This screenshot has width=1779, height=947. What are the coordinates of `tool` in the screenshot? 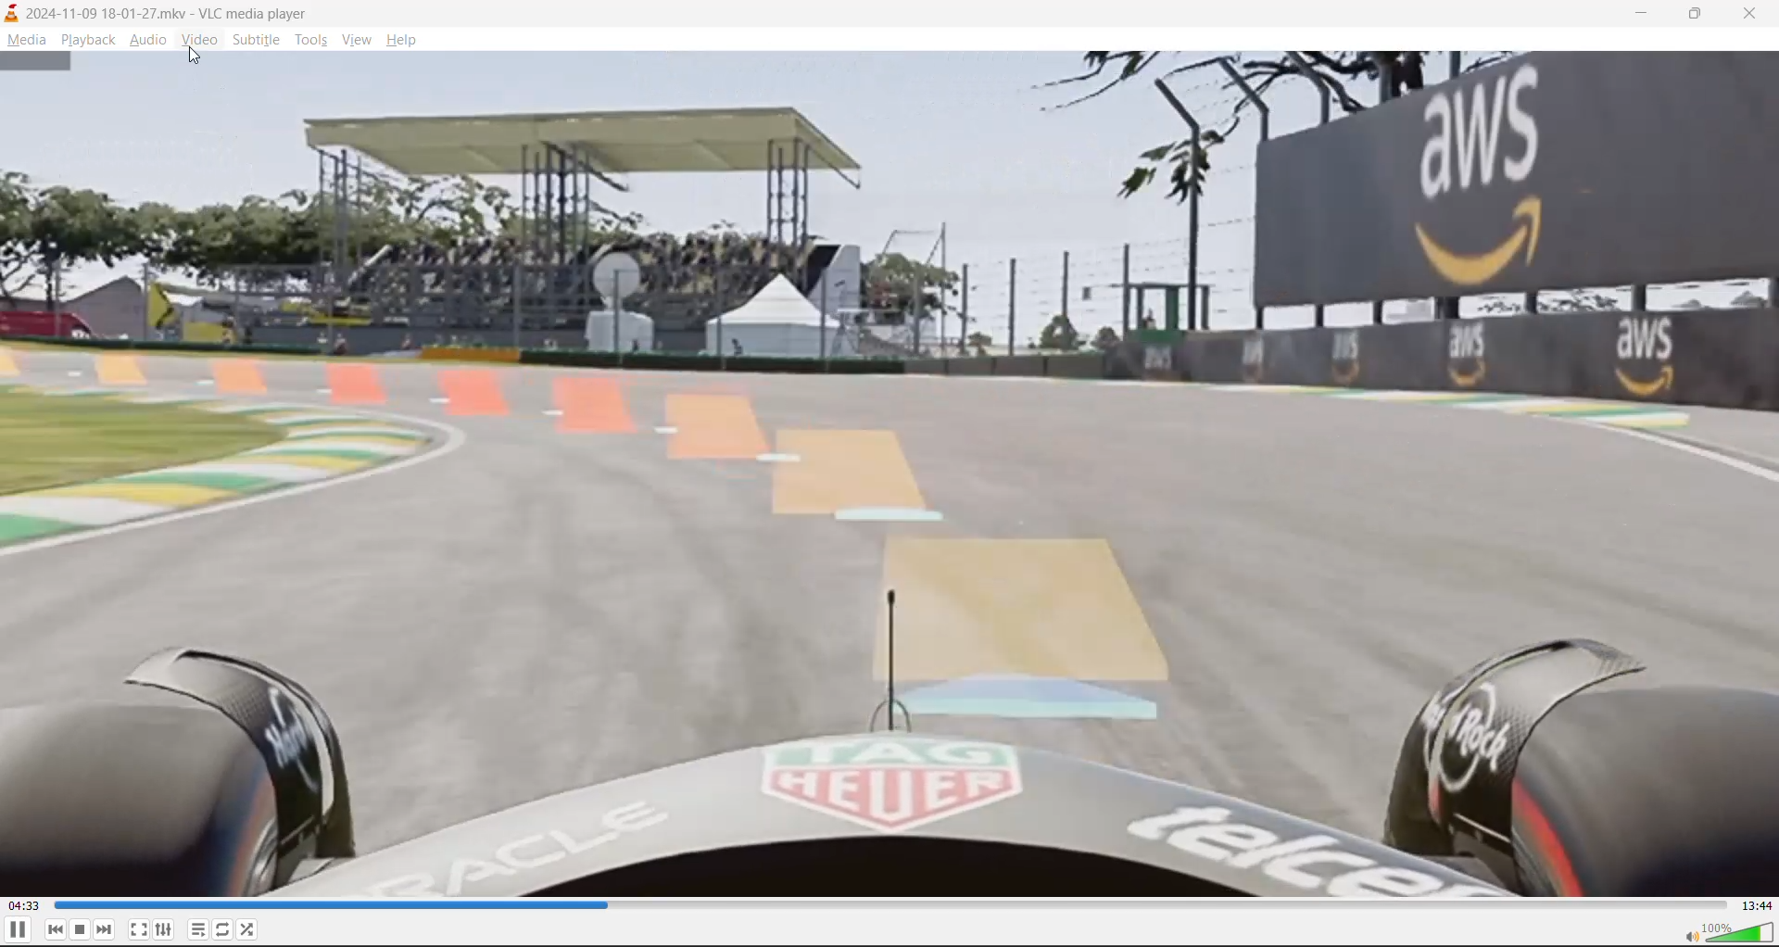 It's located at (310, 43).